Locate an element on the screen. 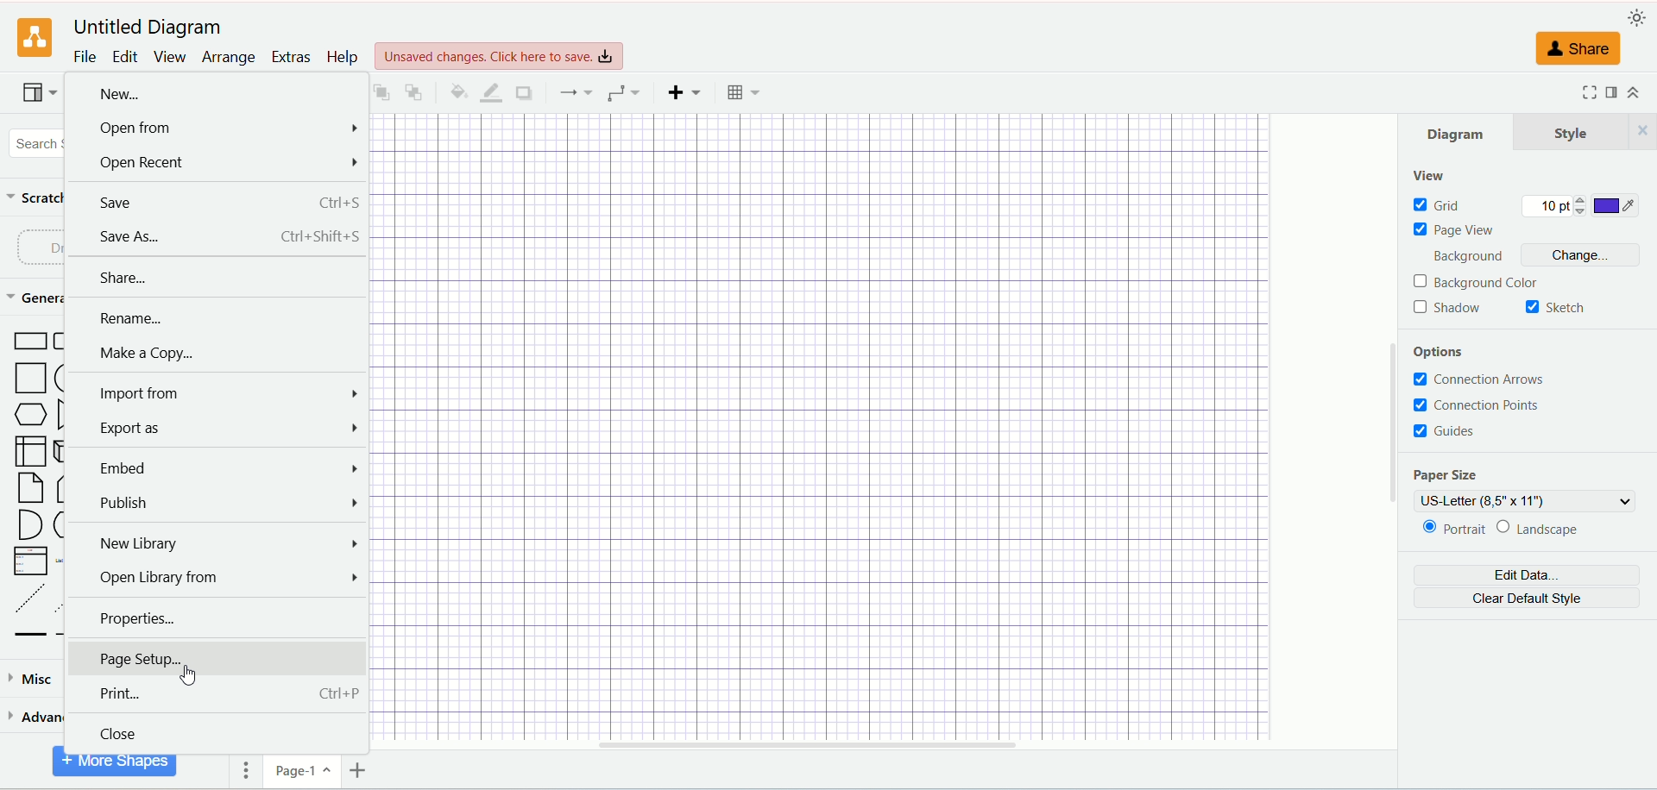  paper size is located at coordinates (1444, 476).